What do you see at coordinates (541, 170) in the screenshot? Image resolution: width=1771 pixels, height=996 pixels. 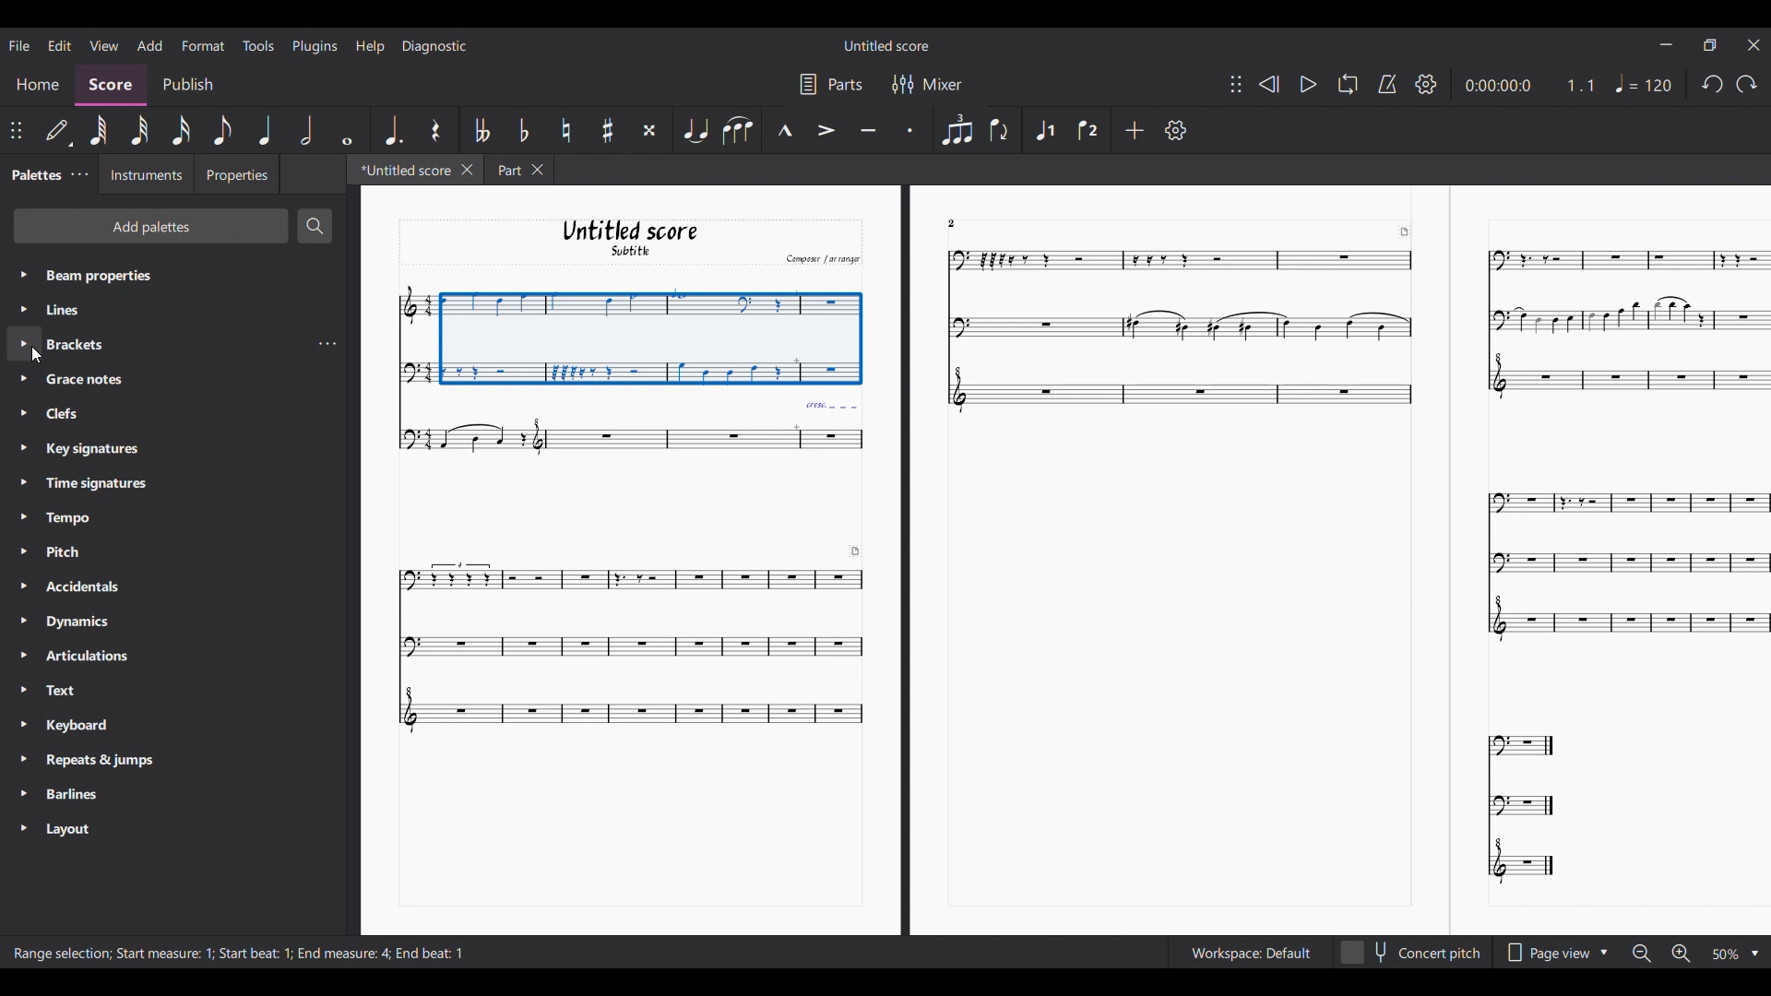 I see `Close` at bounding box center [541, 170].